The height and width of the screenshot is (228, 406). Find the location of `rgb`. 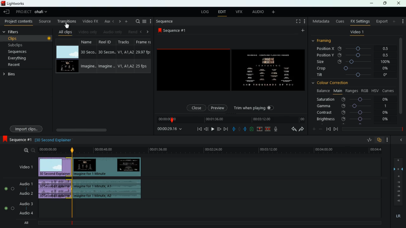

rgb is located at coordinates (365, 90).